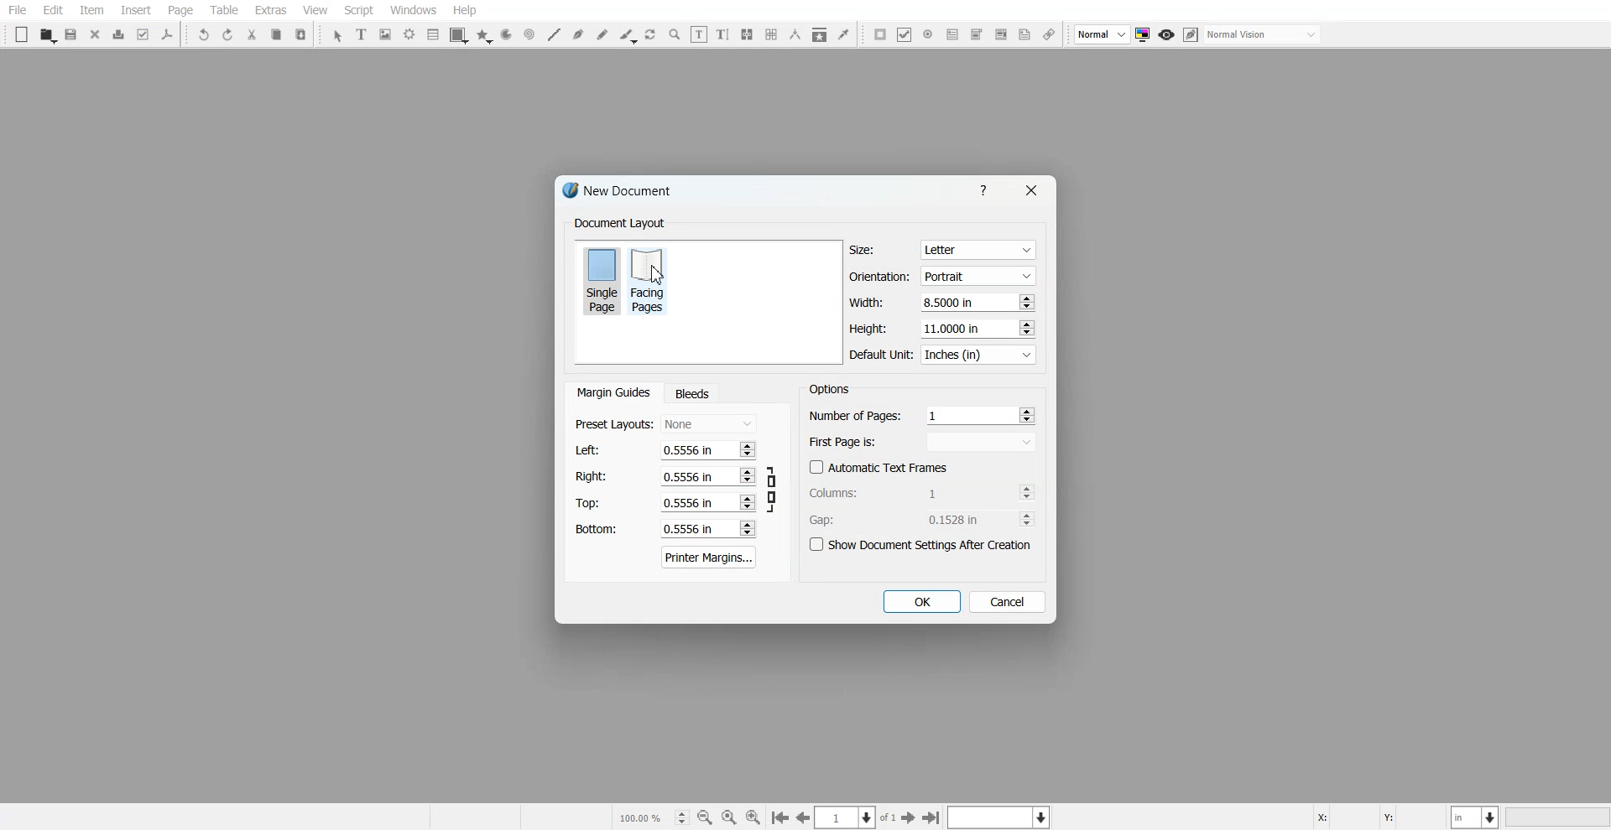  I want to click on Undo, so click(204, 34).